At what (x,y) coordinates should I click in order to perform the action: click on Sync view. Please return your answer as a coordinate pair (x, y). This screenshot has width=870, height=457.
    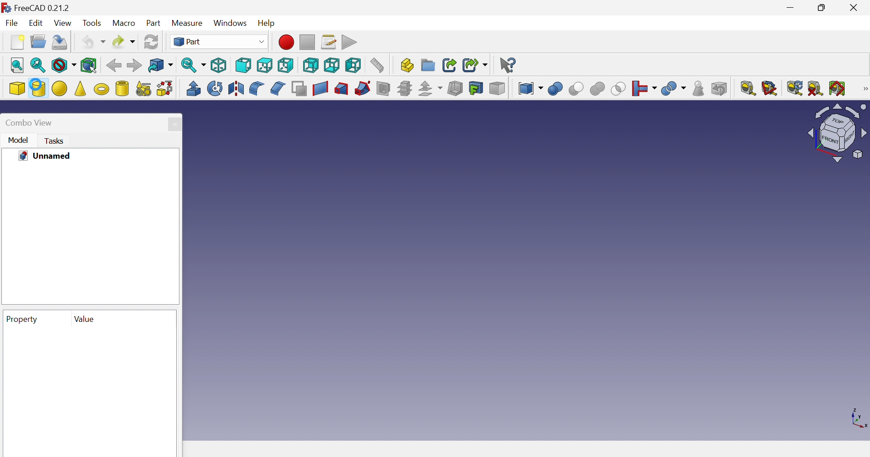
    Looking at the image, I should click on (193, 65).